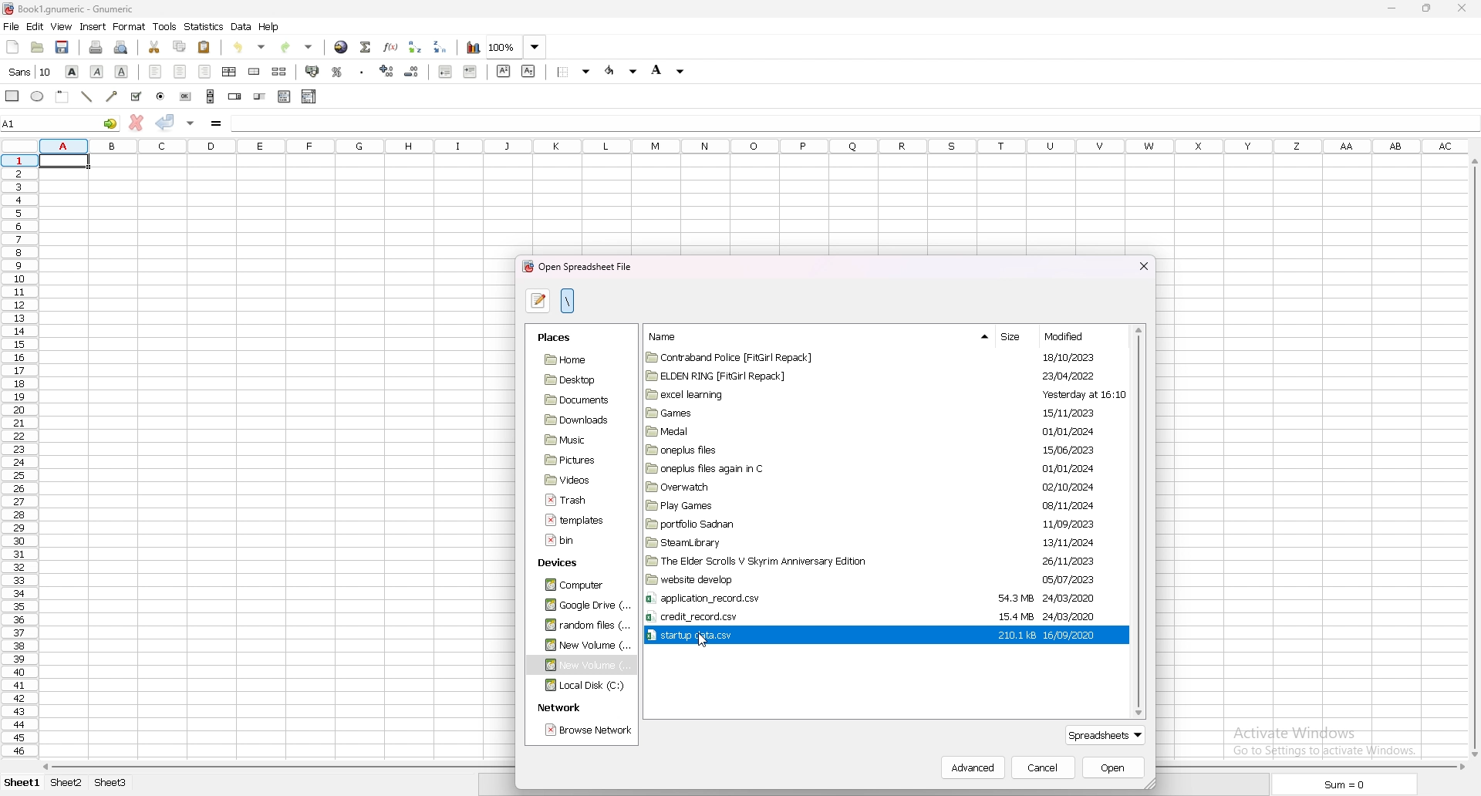 The image size is (1481, 796). What do you see at coordinates (807, 393) in the screenshot?
I see `folder` at bounding box center [807, 393].